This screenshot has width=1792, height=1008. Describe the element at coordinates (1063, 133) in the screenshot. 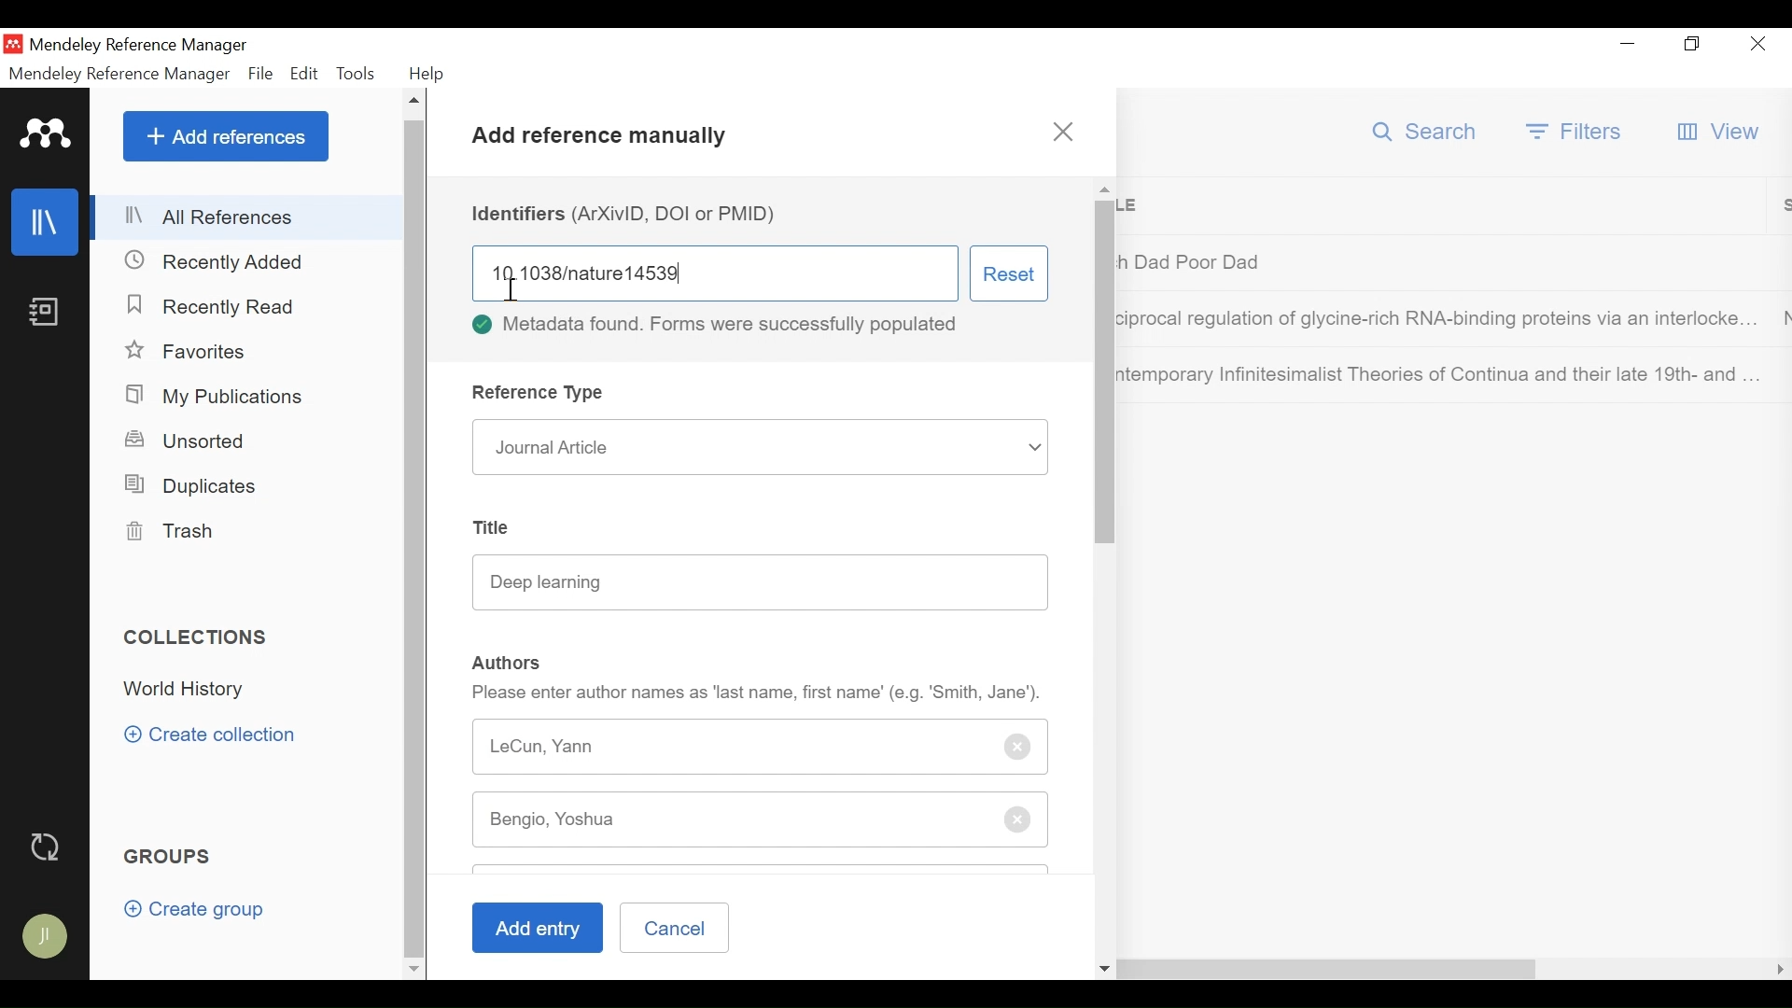

I see `Close` at that location.